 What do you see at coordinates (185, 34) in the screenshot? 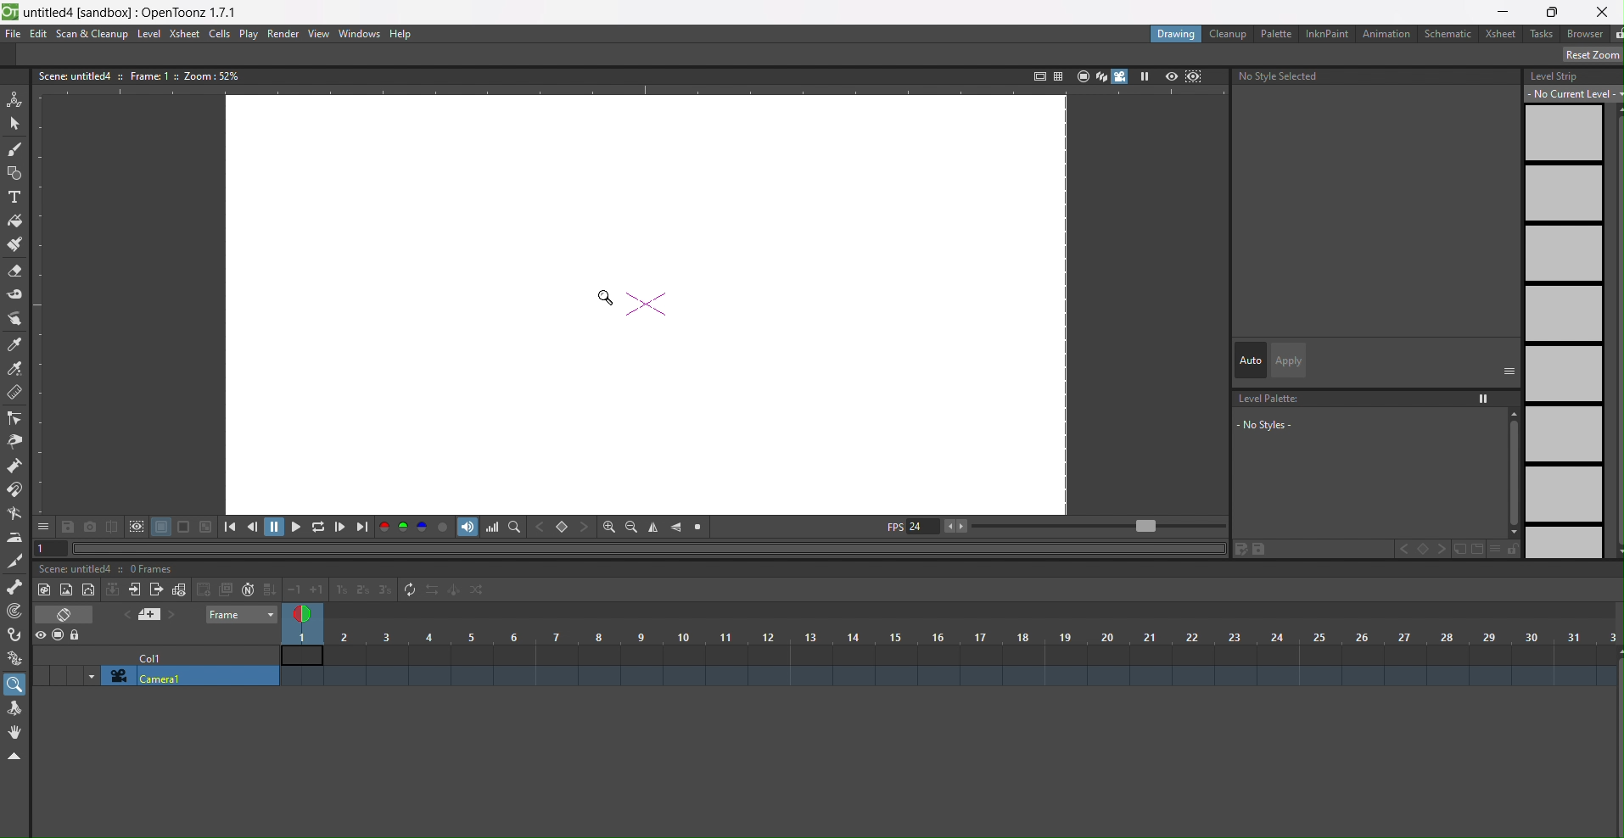
I see `xsheet` at bounding box center [185, 34].